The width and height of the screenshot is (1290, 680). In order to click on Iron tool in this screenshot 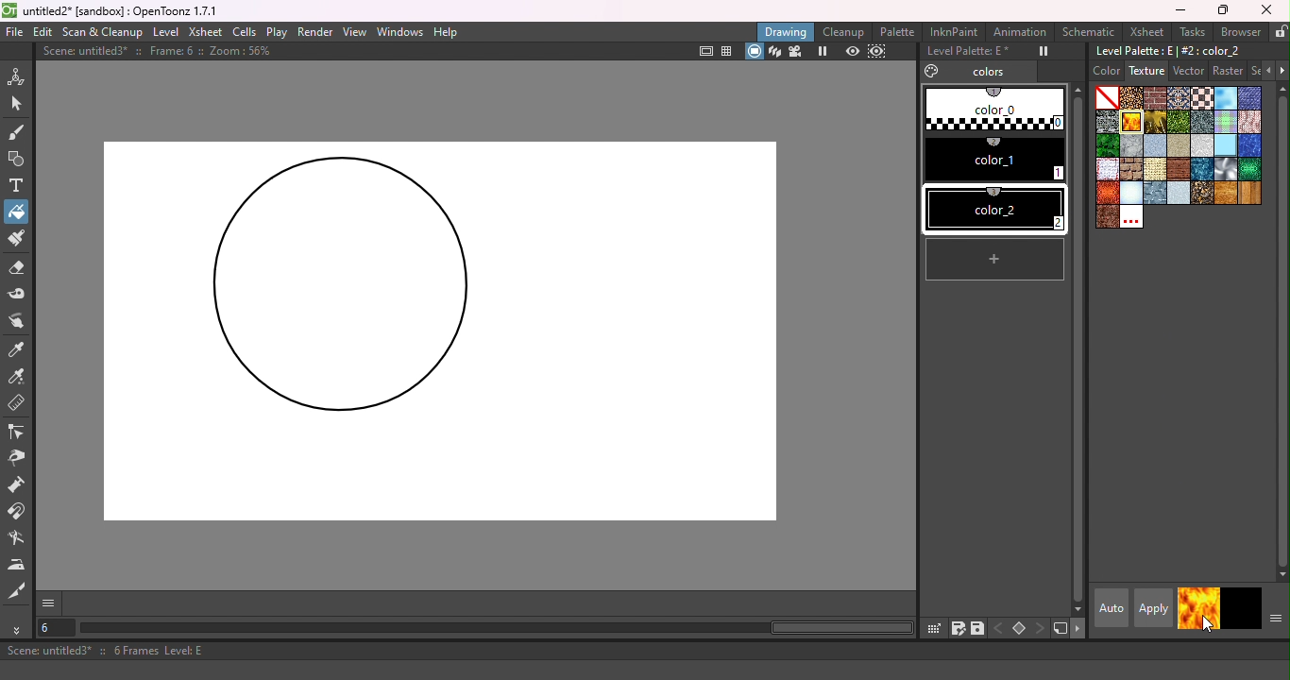, I will do `click(19, 565)`.